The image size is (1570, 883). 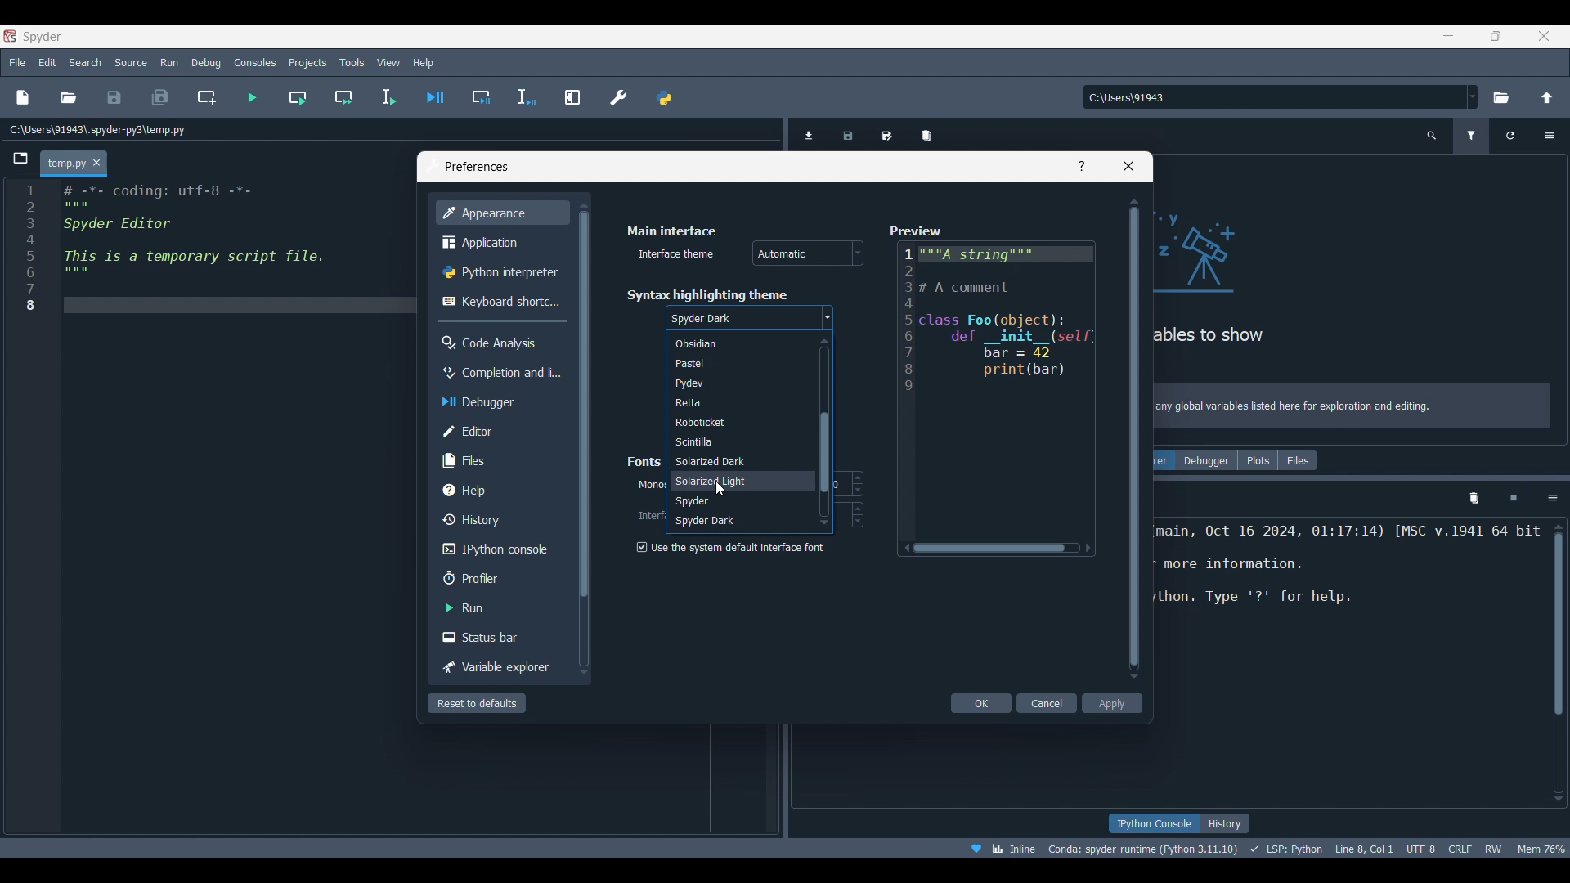 I want to click on Profiler, so click(x=500, y=578).